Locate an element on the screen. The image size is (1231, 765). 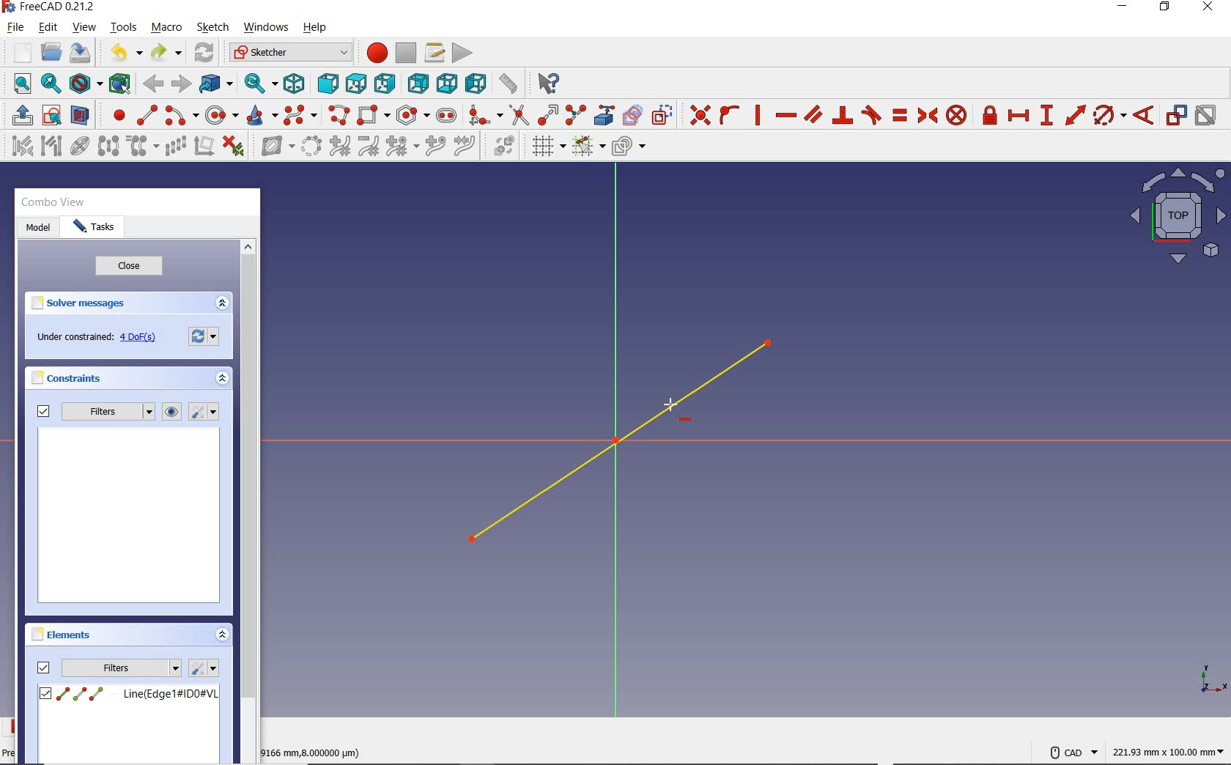
SREMOVE AXES ALIGNMENT is located at coordinates (204, 147).